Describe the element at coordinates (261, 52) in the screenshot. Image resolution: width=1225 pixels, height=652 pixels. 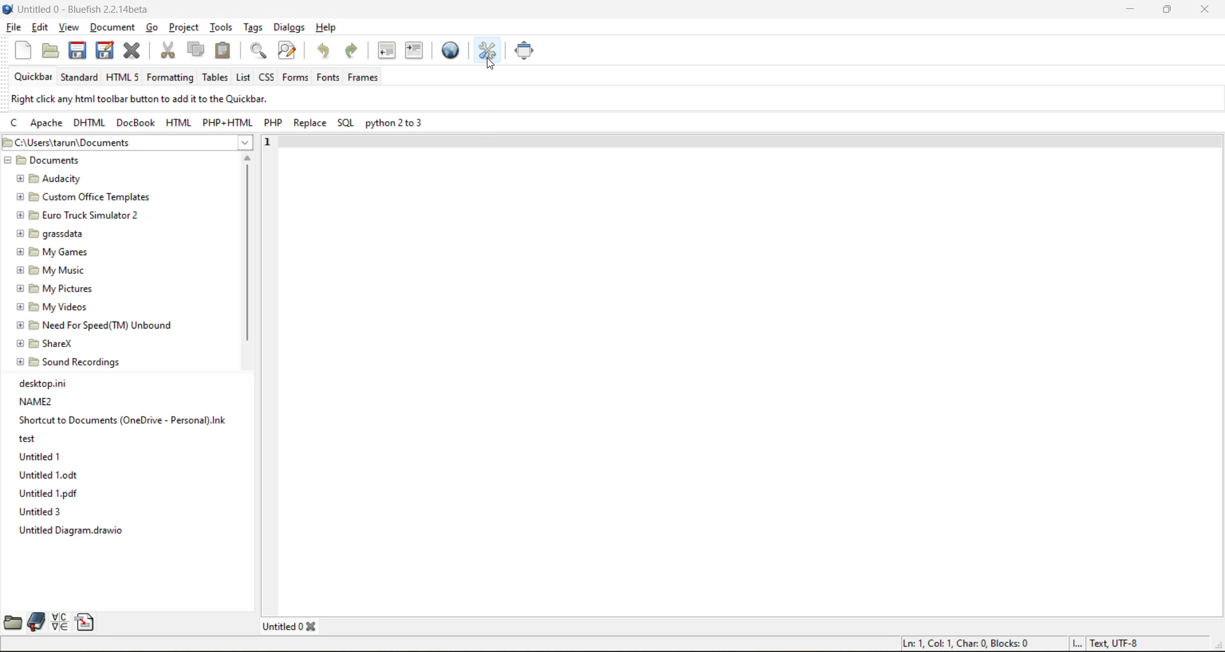
I see `find` at that location.